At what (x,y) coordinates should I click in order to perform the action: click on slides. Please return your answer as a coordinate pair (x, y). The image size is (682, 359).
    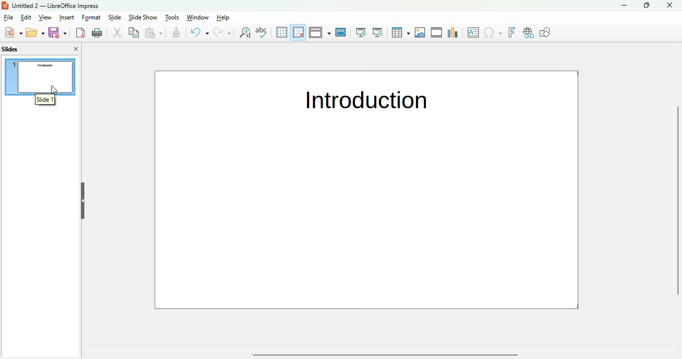
    Looking at the image, I should click on (10, 49).